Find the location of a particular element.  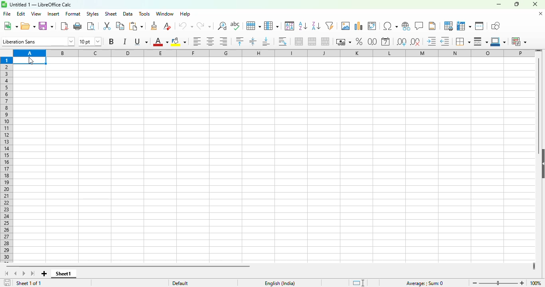

unmerge cells is located at coordinates (325, 41).